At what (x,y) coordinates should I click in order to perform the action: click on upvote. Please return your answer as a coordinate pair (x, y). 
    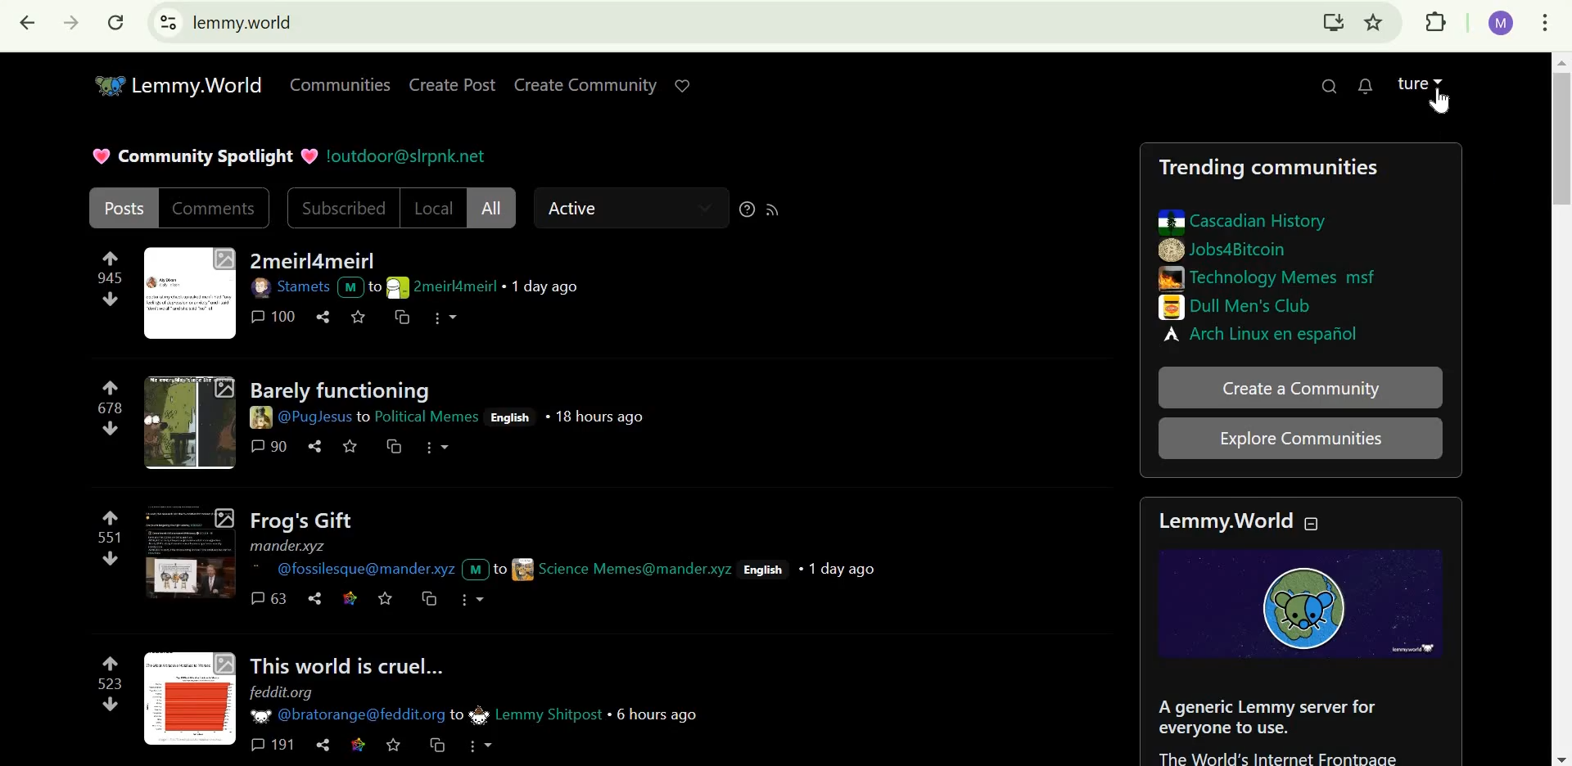
    Looking at the image, I should click on (112, 385).